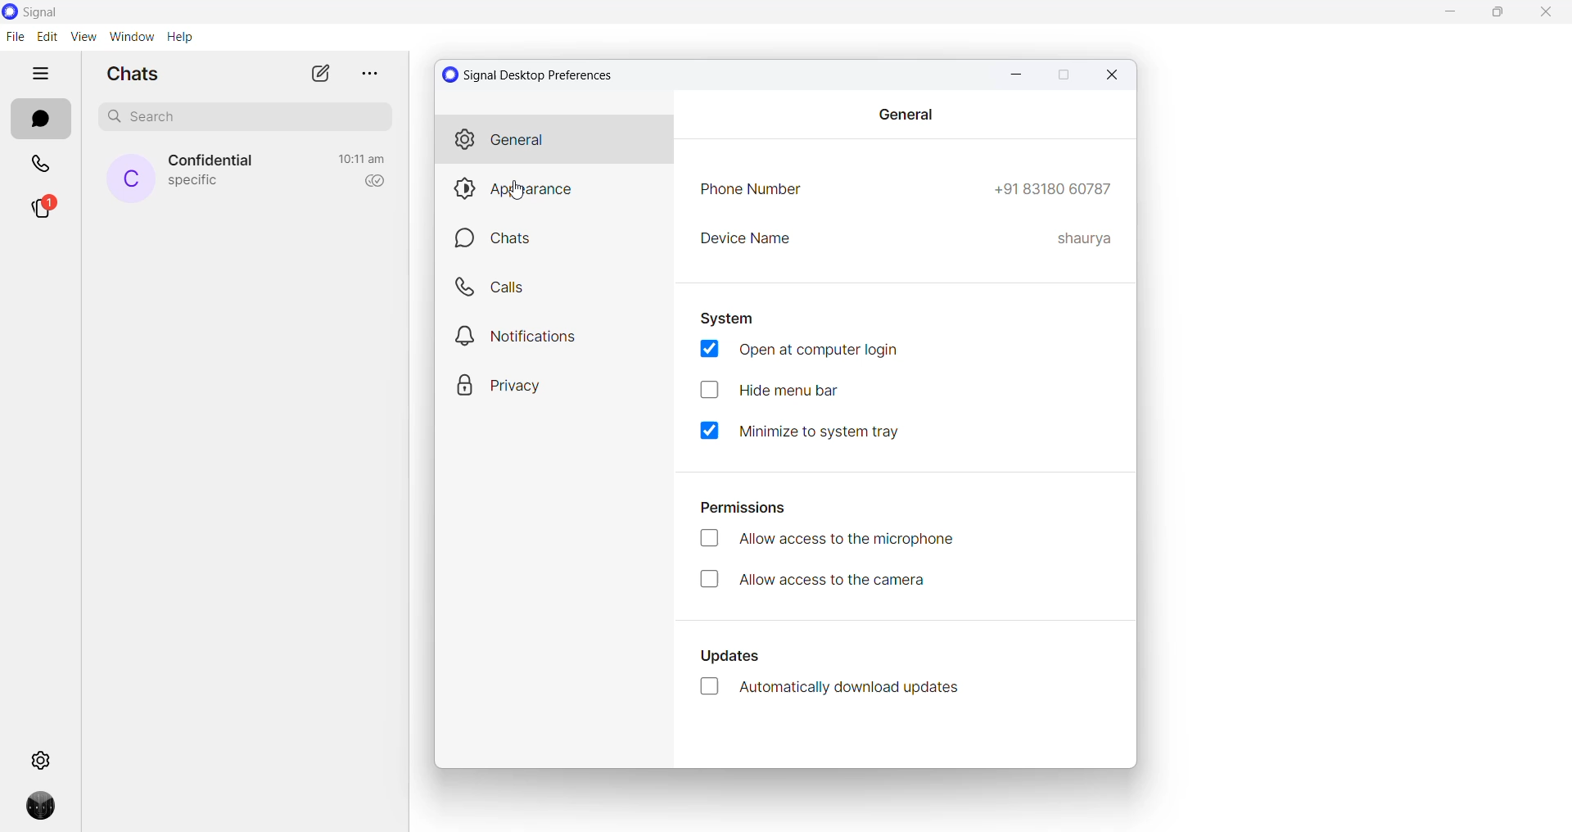  Describe the element at coordinates (518, 191) in the screenshot. I see `cursor` at that location.